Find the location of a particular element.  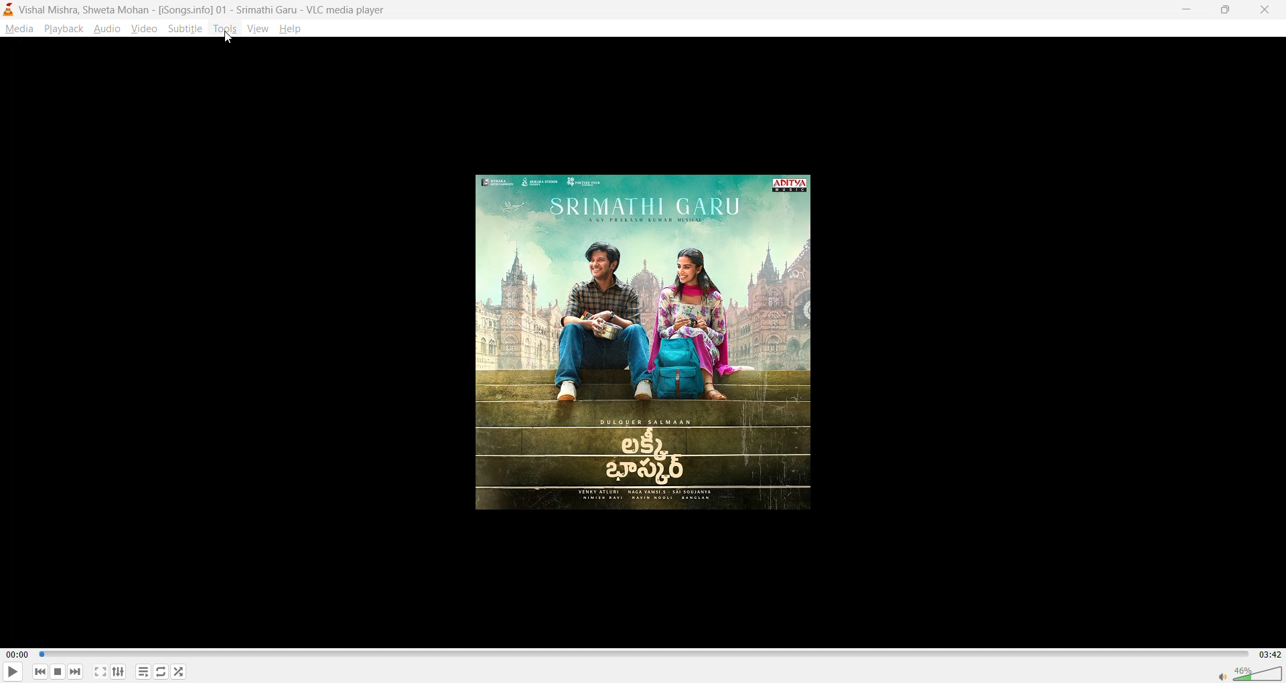

thumbnail is located at coordinates (647, 346).